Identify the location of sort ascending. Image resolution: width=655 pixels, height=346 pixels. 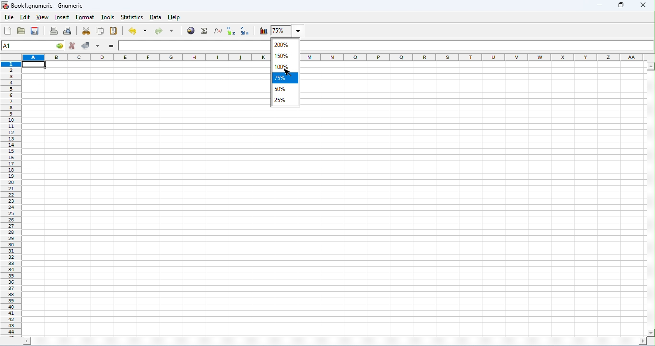
(232, 31).